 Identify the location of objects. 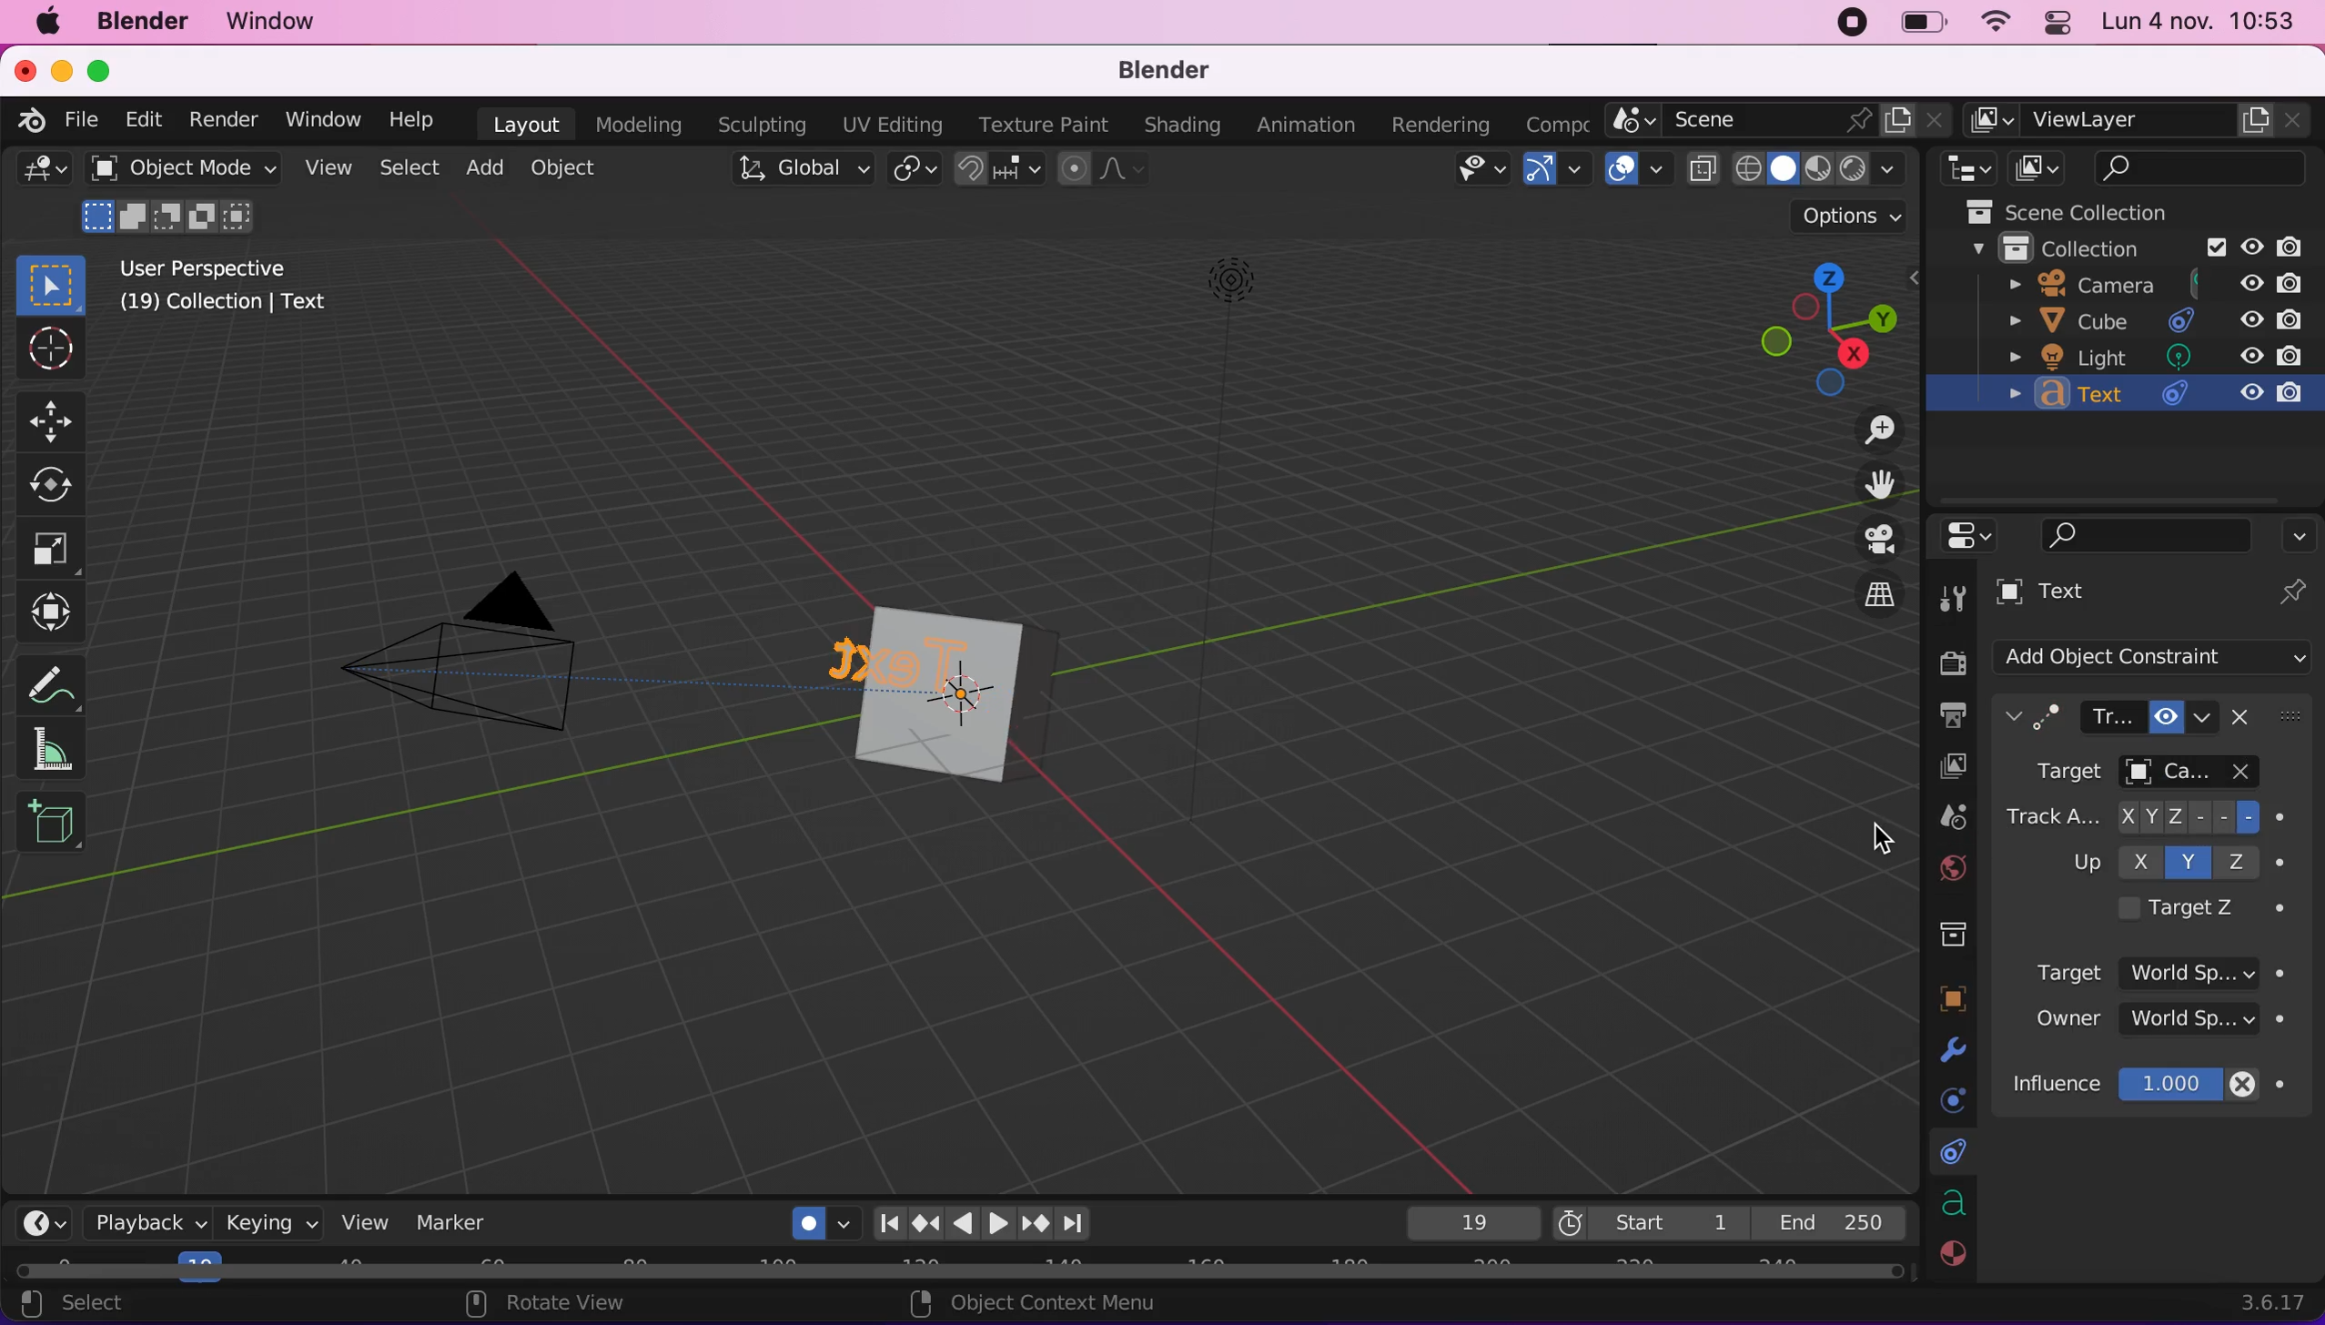
(1956, 998).